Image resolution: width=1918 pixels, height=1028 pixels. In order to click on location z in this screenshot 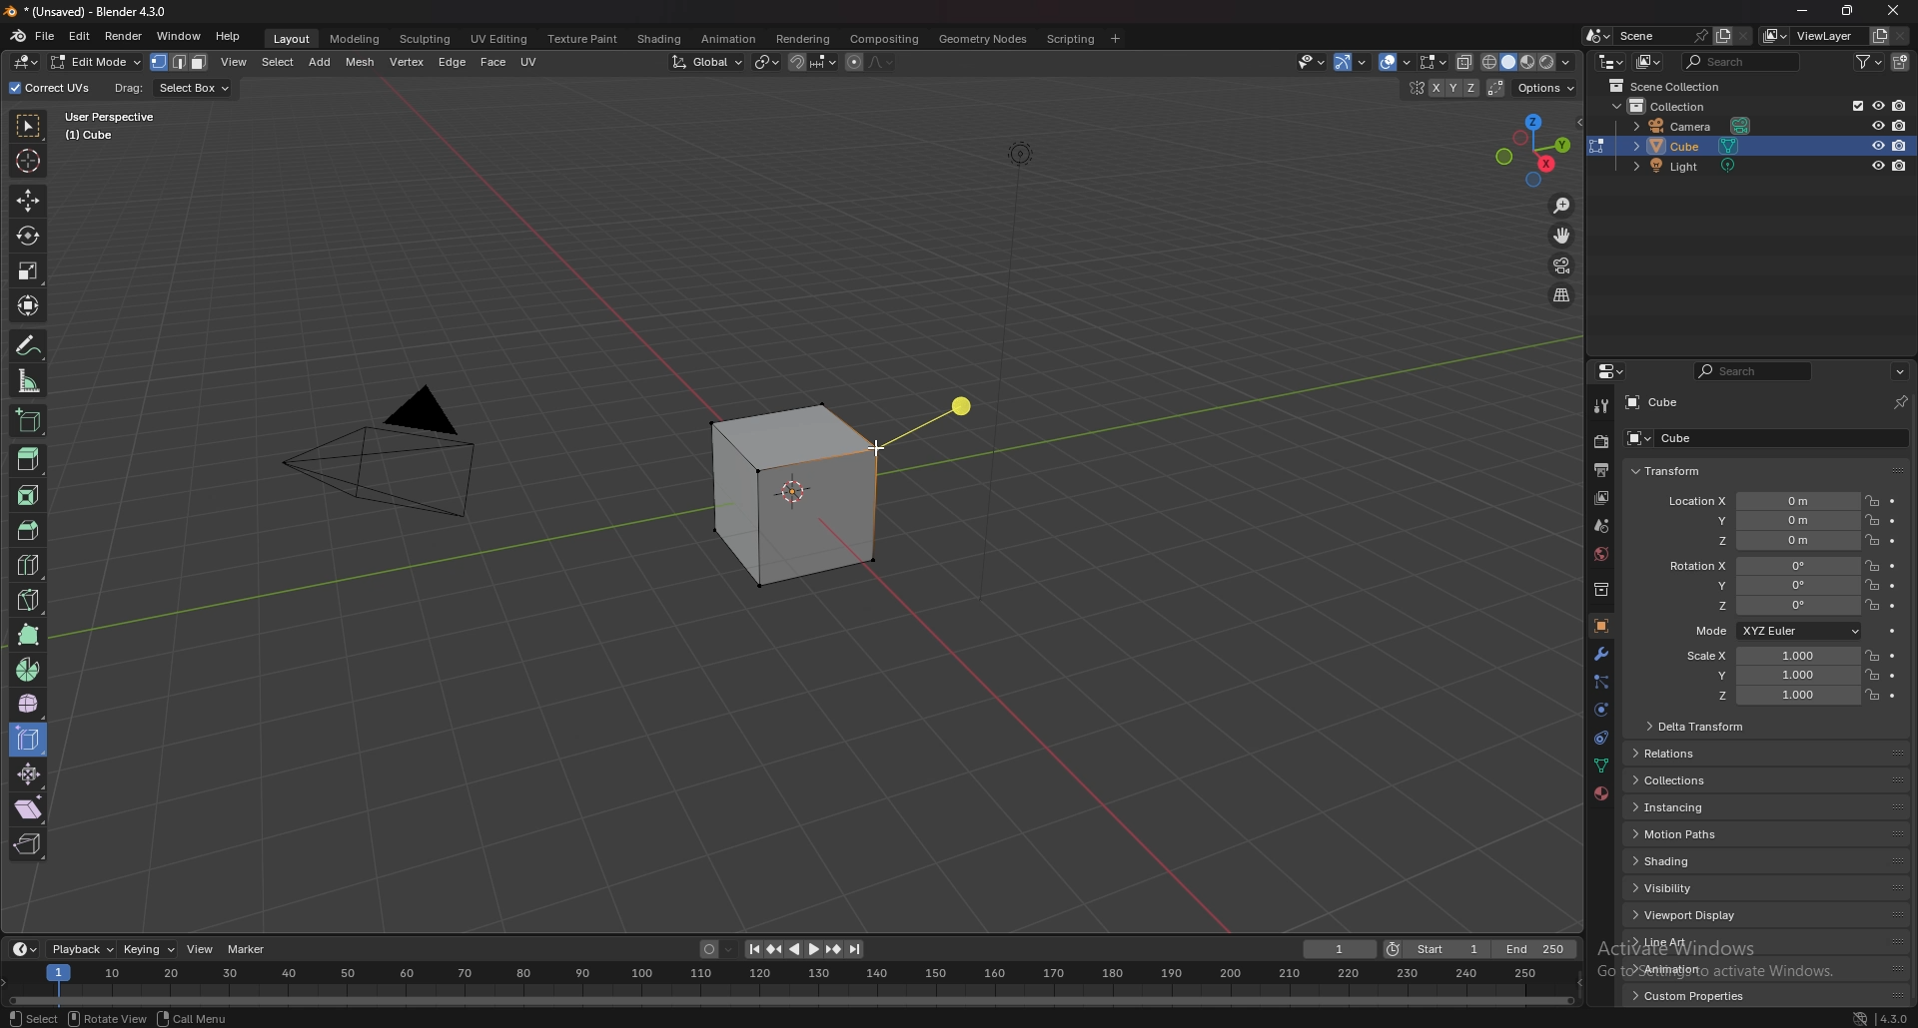, I will do `click(1774, 541)`.